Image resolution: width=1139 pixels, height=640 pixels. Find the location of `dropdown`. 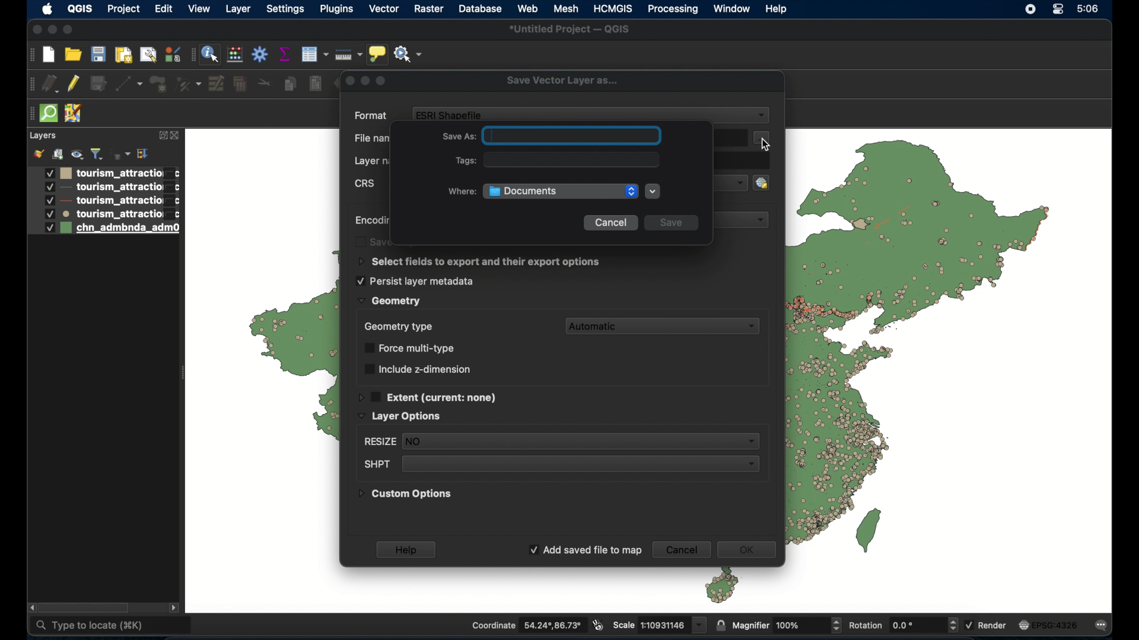

dropdown is located at coordinates (731, 182).